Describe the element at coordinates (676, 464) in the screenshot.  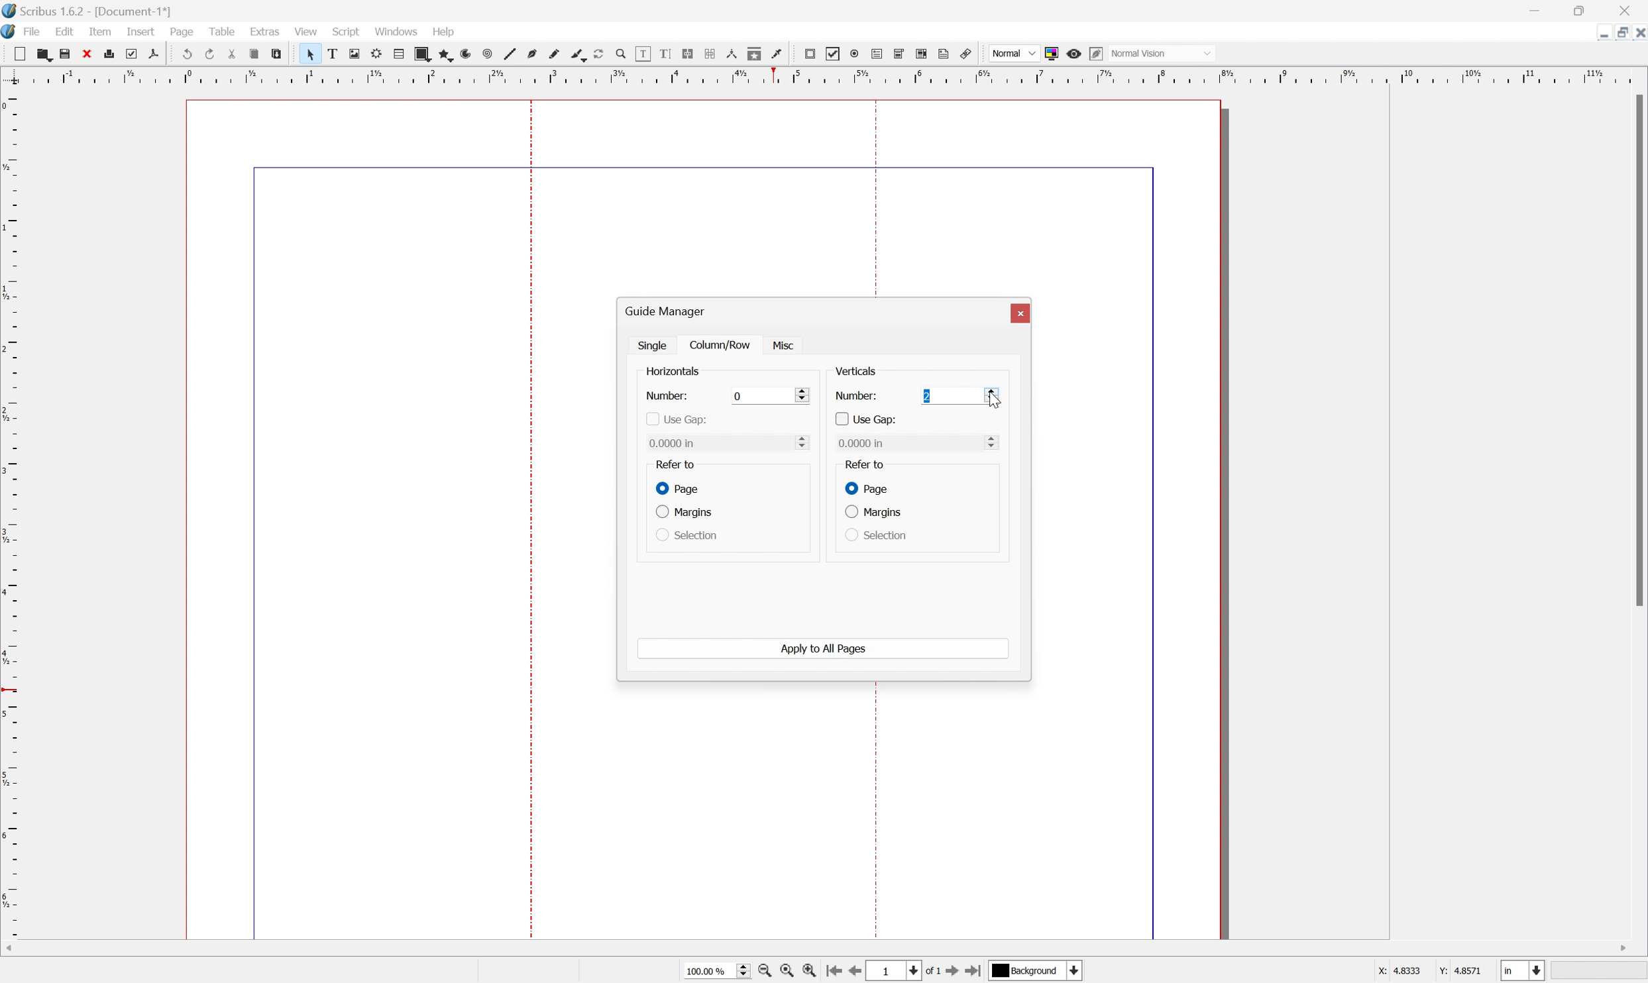
I see `refer to` at that location.